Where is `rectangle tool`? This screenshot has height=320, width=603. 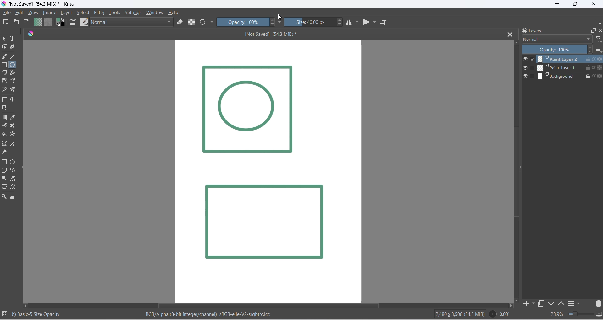
rectangle tool is located at coordinates (4, 65).